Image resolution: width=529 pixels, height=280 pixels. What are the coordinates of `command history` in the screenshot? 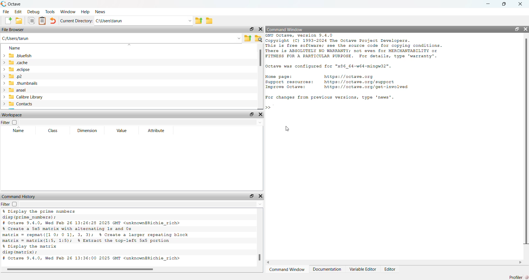 It's located at (19, 196).